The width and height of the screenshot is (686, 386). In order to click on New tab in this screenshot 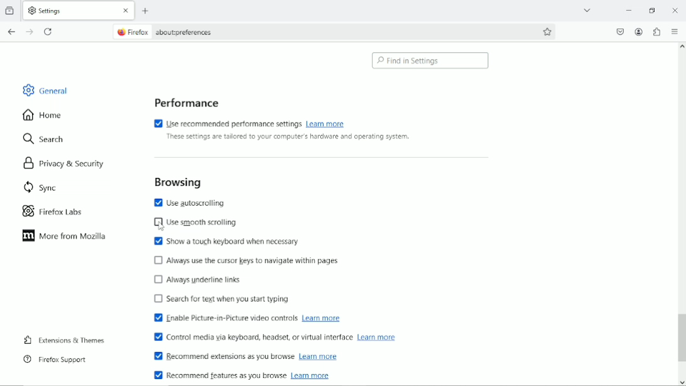, I will do `click(146, 11)`.